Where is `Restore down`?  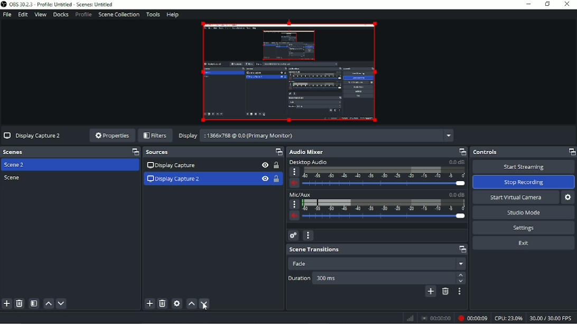
Restore down is located at coordinates (548, 4).